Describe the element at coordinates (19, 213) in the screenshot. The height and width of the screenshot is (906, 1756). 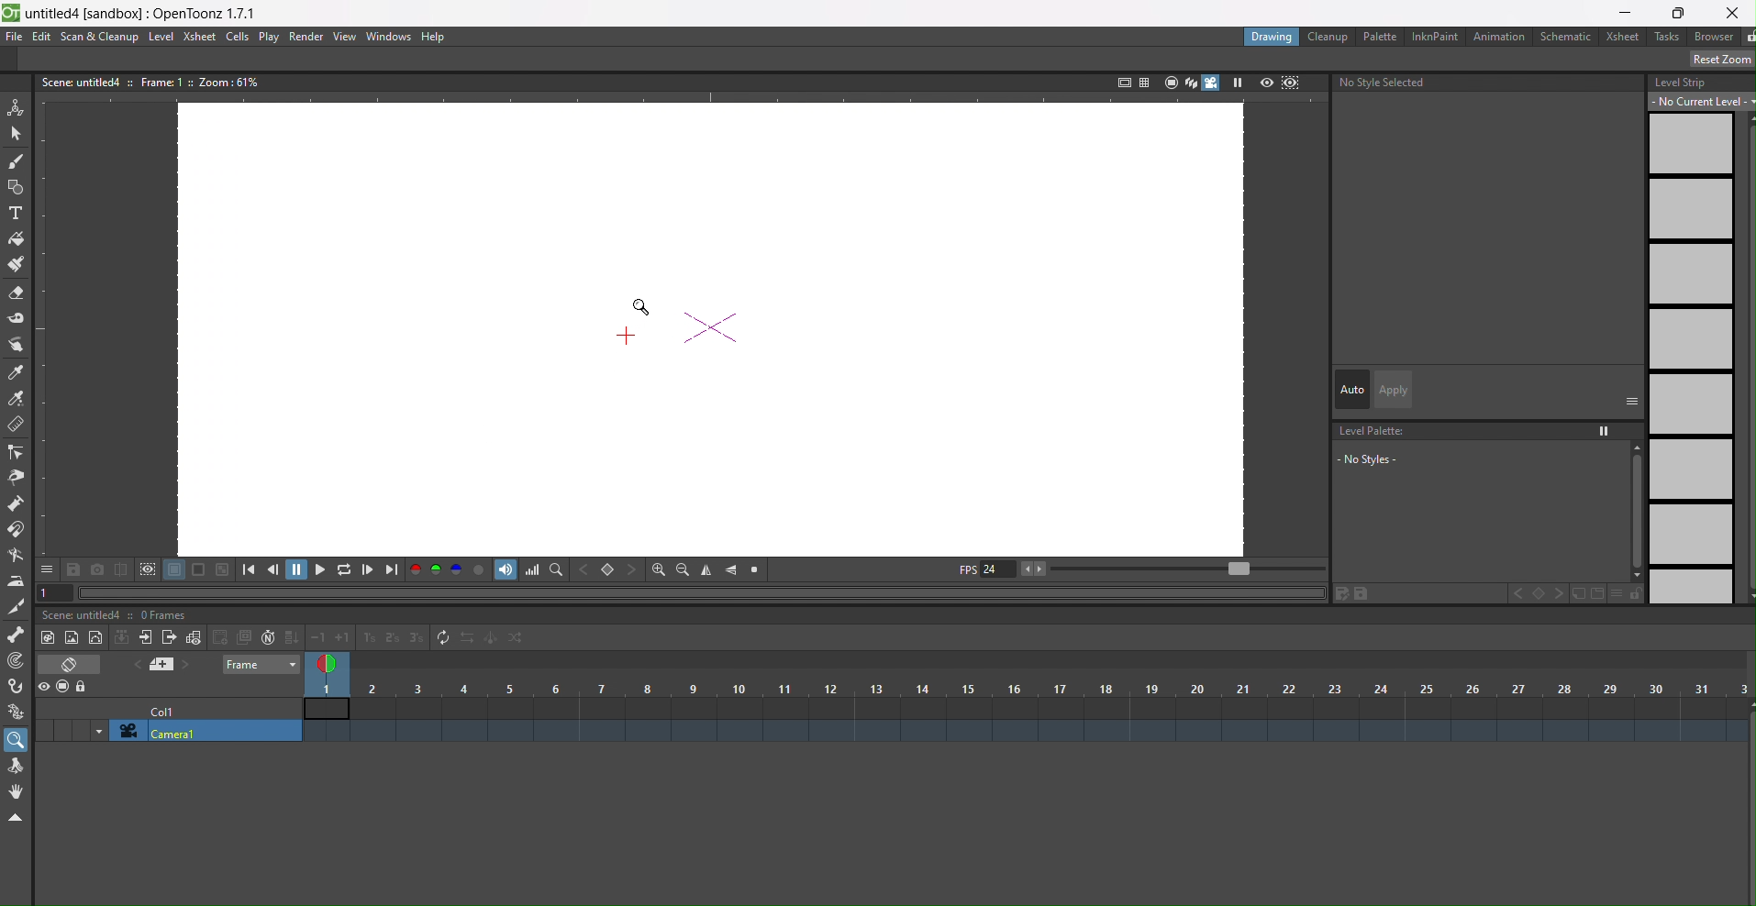
I see `type tool ` at that location.